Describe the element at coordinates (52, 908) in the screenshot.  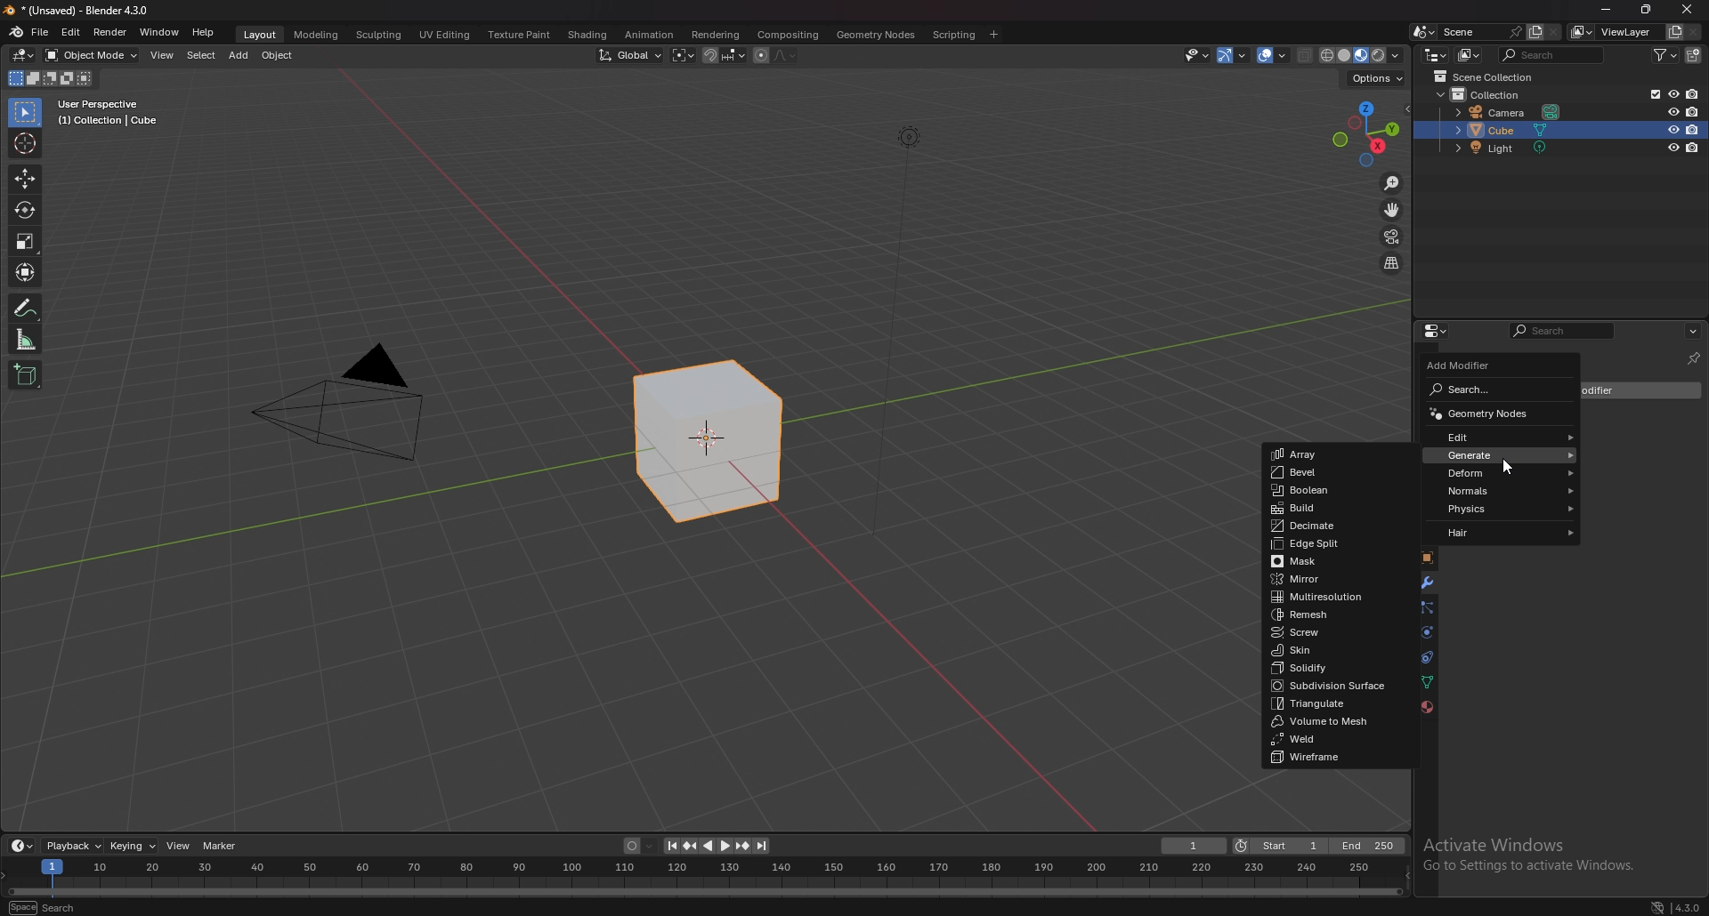
I see `search` at that location.